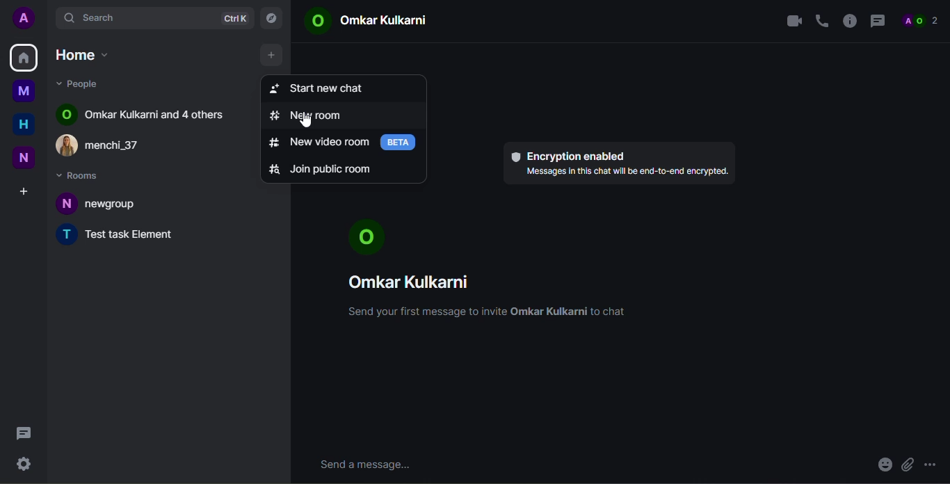 Image resolution: width=950 pixels, height=484 pixels. I want to click on search, so click(102, 17).